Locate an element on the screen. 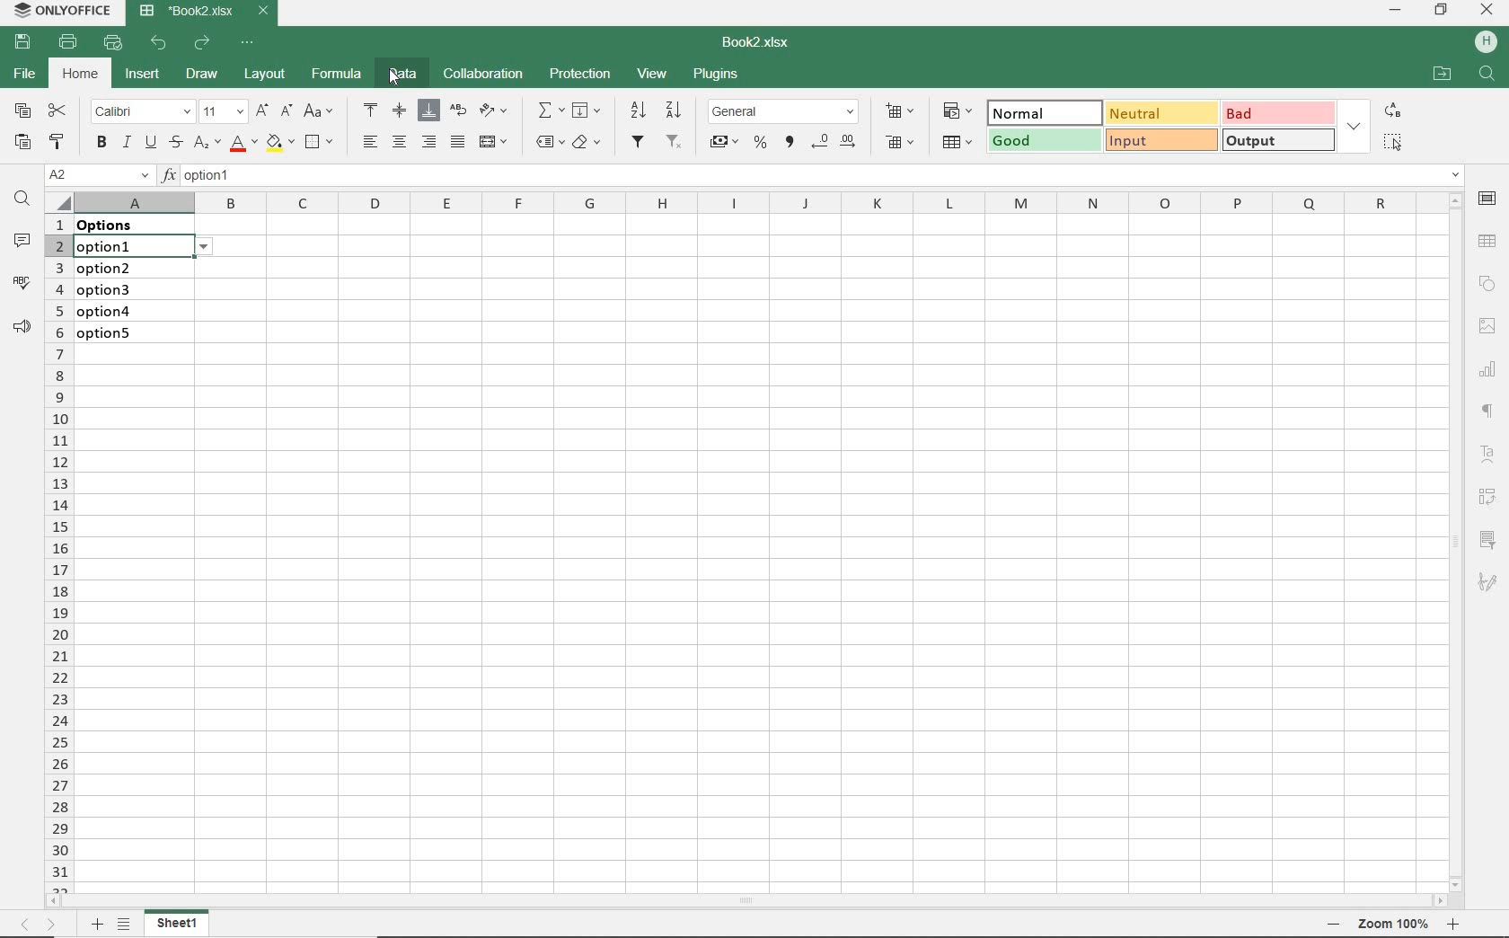 Image resolution: width=1509 pixels, height=938 pixels. NUMBER FORMAT is located at coordinates (784, 114).